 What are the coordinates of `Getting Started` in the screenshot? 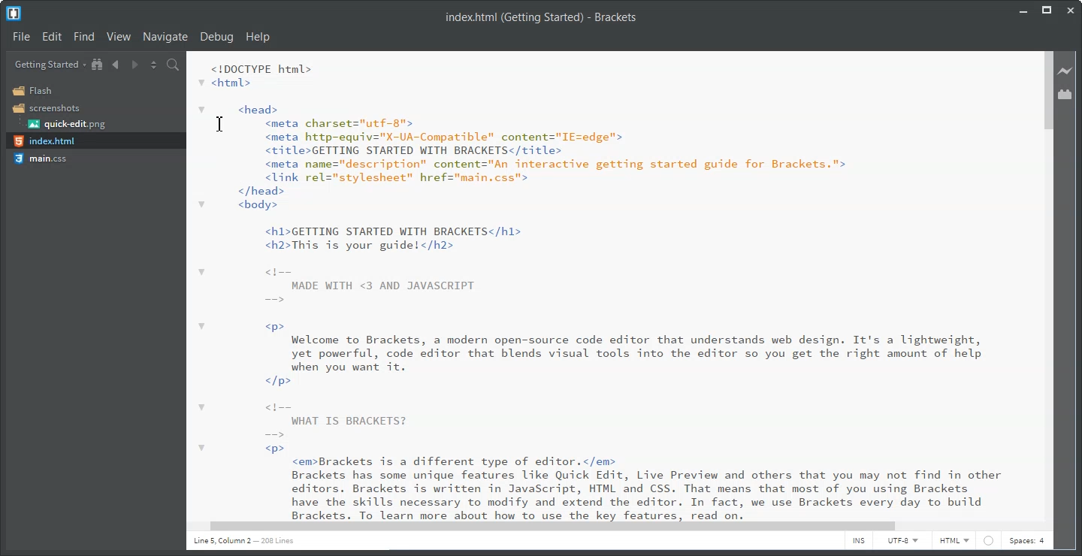 It's located at (50, 64).